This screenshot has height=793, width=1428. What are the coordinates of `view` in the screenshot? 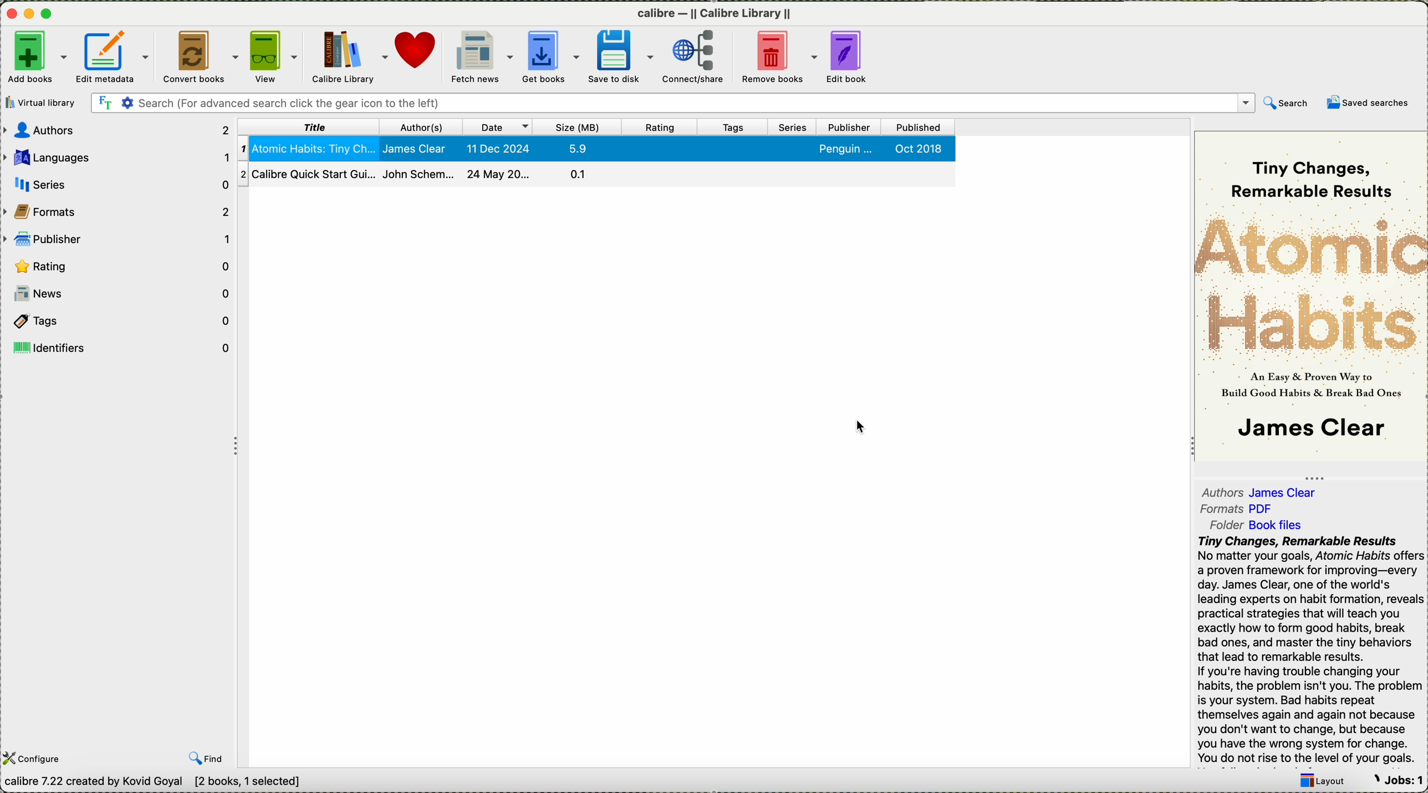 It's located at (277, 56).